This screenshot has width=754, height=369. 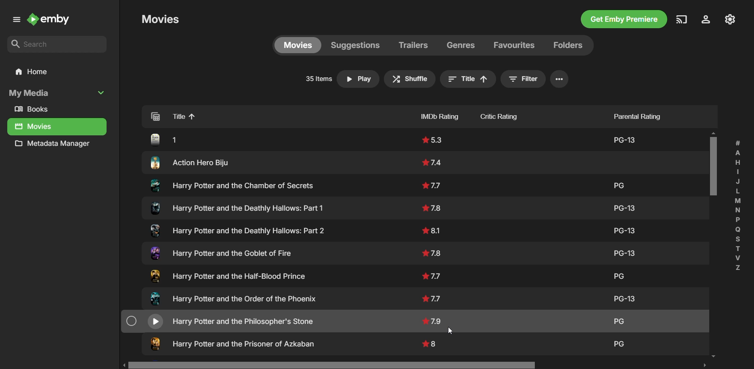 I want to click on Metadata Manager, so click(x=55, y=145).